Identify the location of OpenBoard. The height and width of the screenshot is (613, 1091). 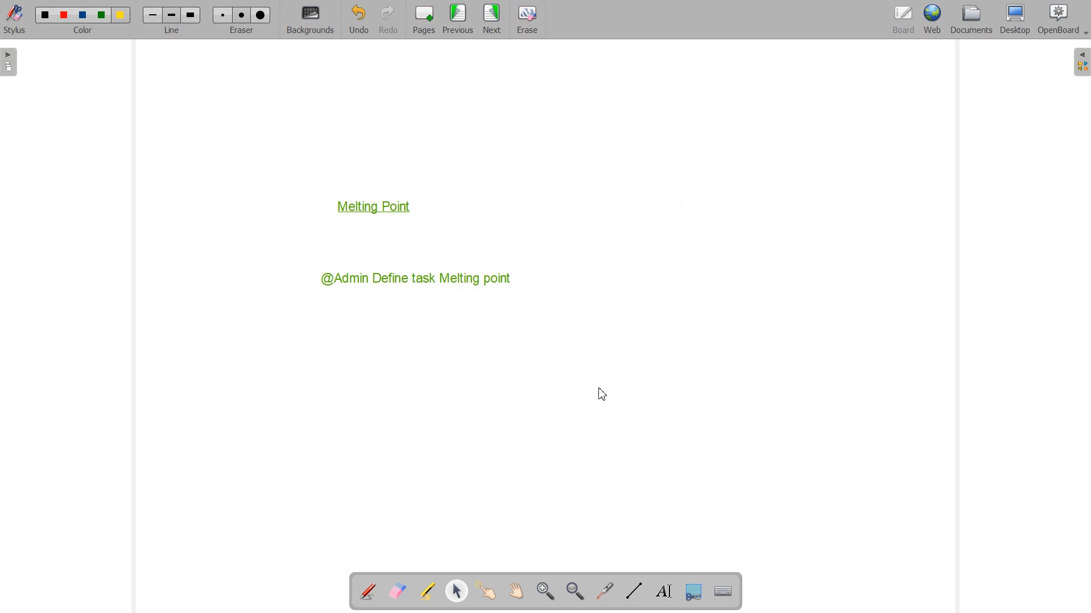
(1057, 20).